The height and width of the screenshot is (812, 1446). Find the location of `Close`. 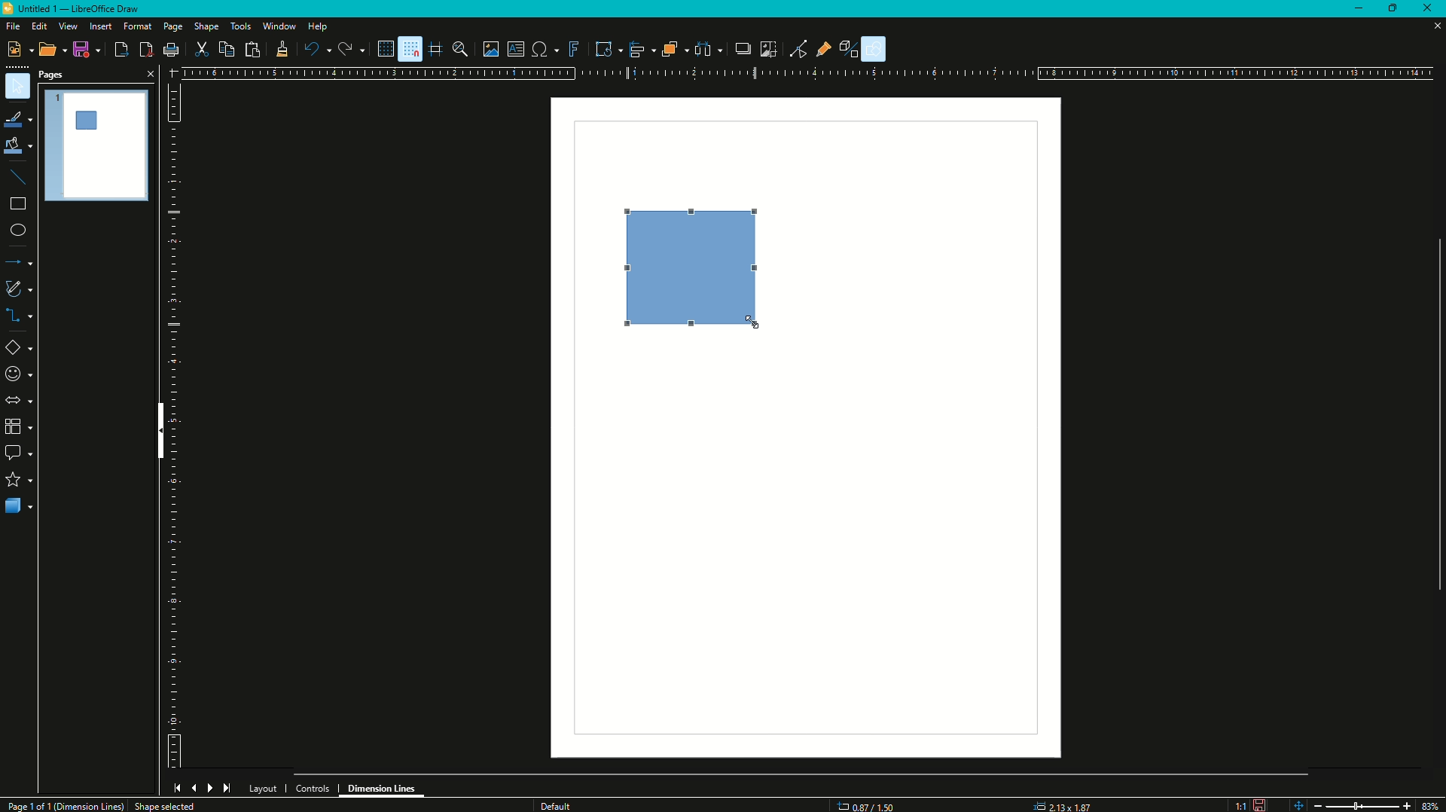

Close is located at coordinates (148, 73).